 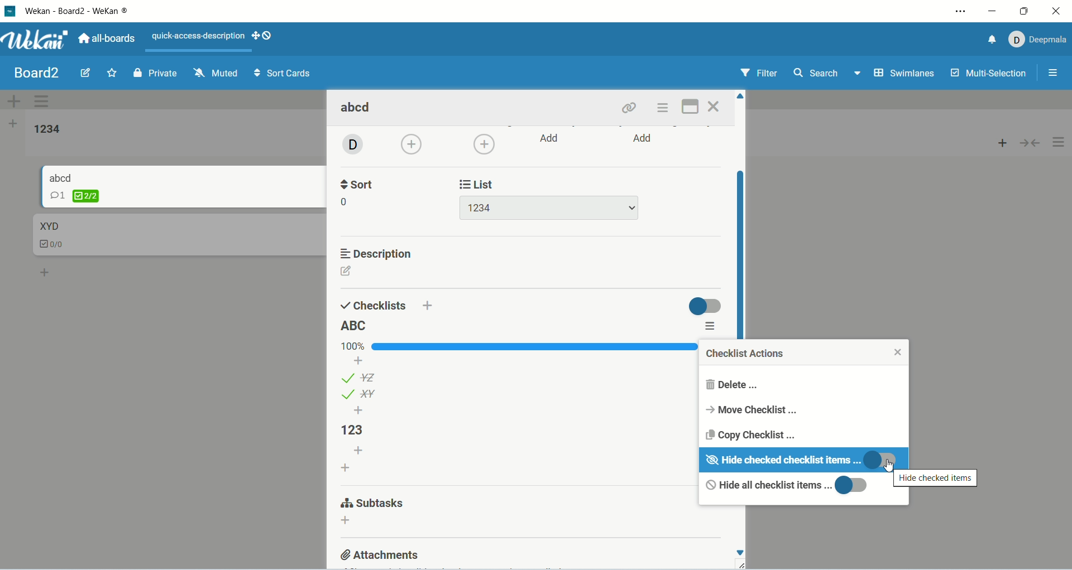 What do you see at coordinates (715, 107) in the screenshot?
I see `close` at bounding box center [715, 107].